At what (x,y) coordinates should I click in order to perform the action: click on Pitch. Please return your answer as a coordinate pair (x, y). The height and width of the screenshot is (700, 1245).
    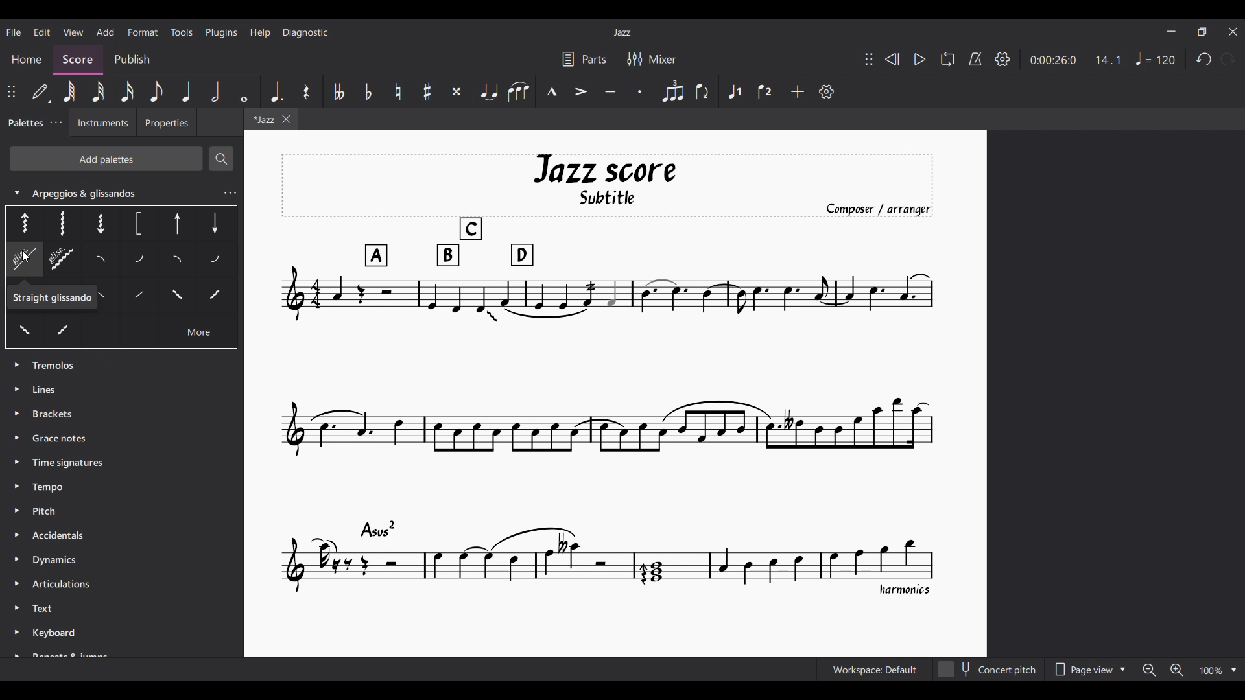
    Looking at the image, I should click on (45, 509).